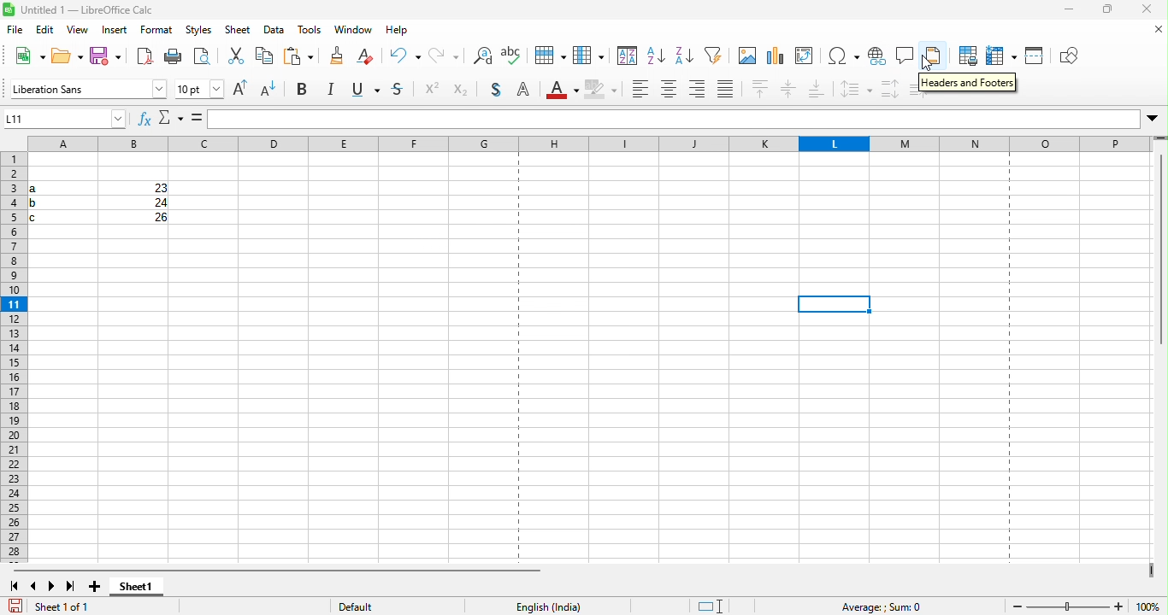 The height and width of the screenshot is (615, 1168). What do you see at coordinates (876, 59) in the screenshot?
I see `hyperlink` at bounding box center [876, 59].